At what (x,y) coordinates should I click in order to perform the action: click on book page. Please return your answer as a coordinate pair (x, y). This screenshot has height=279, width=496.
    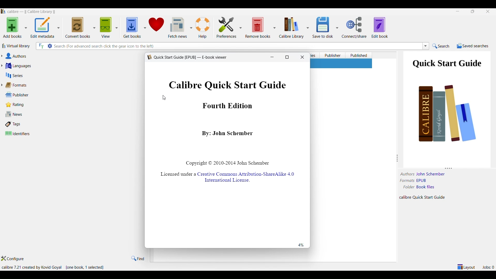
    Looking at the image, I should click on (447, 101).